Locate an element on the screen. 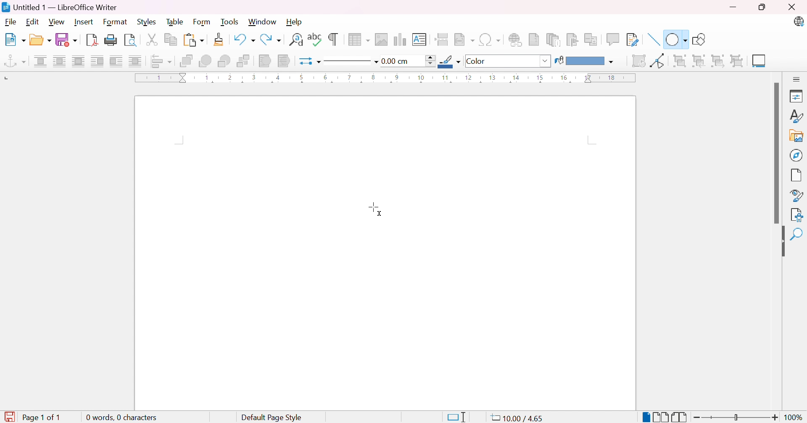 The width and height of the screenshot is (807, 423). Align objects is located at coordinates (162, 62).